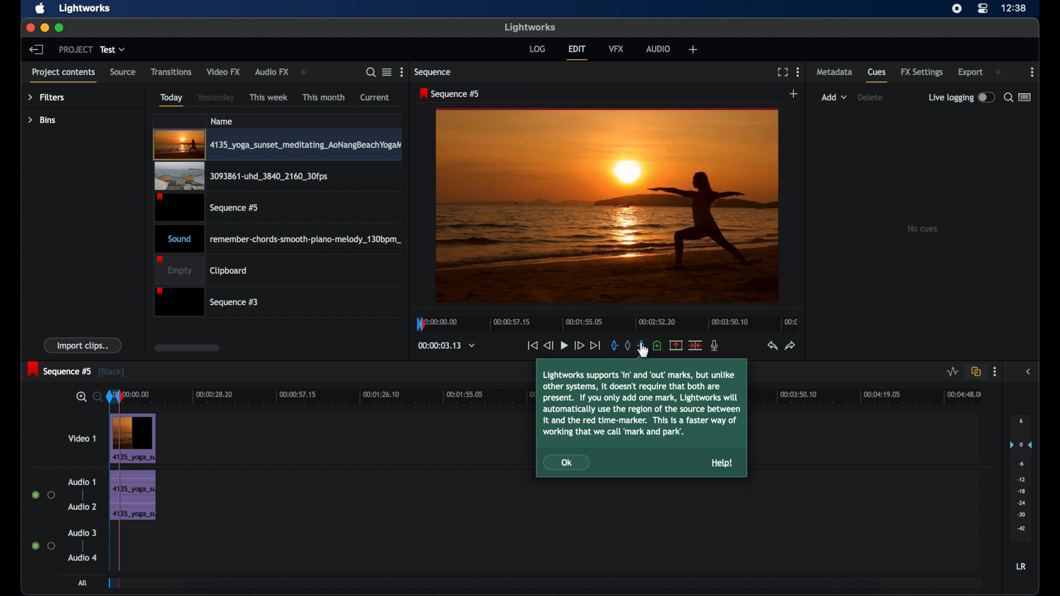  What do you see at coordinates (82, 507) in the screenshot?
I see `audio 2` at bounding box center [82, 507].